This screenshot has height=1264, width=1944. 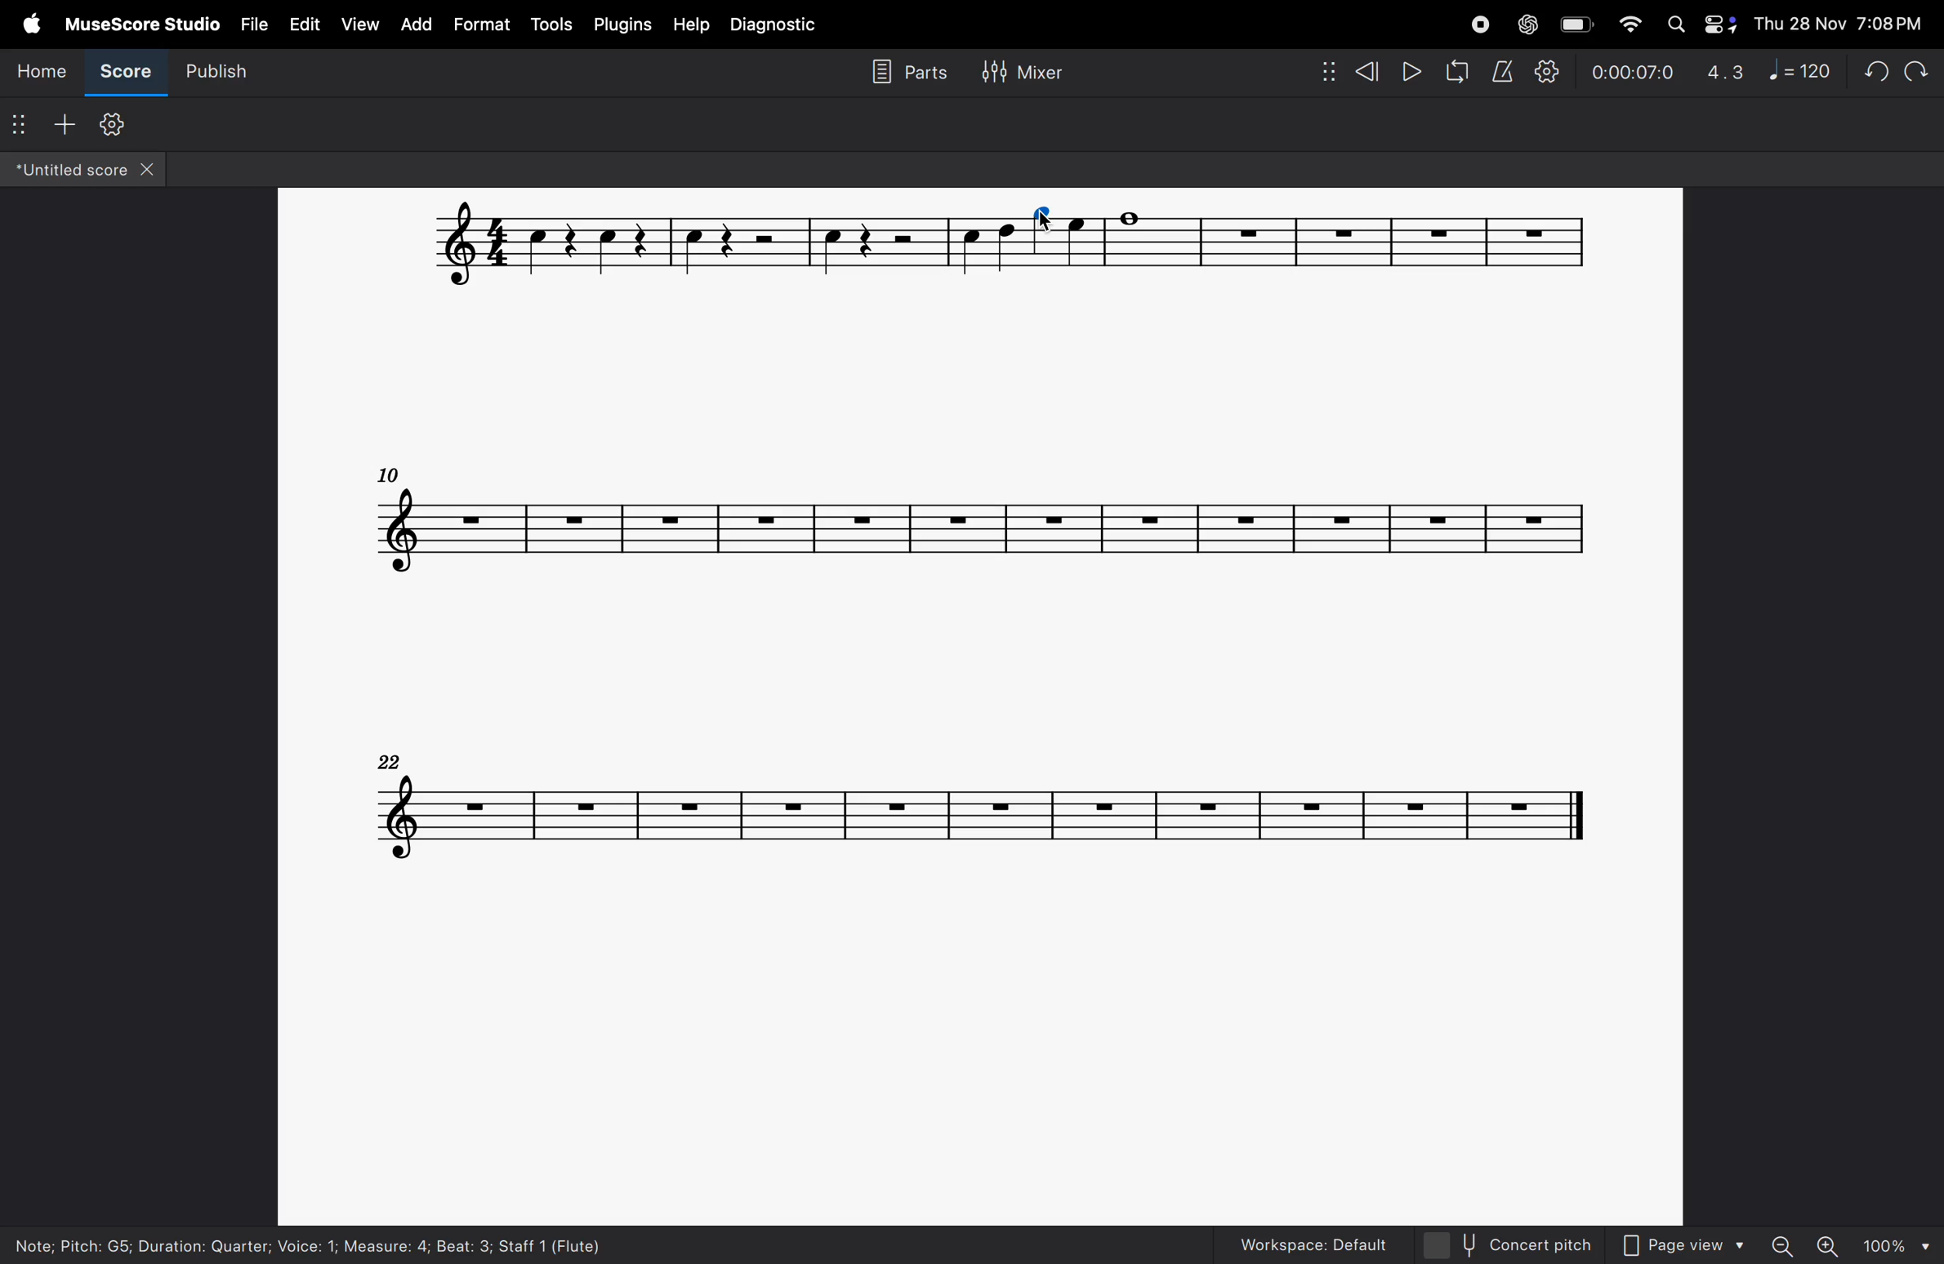 I want to click on setting, so click(x=1546, y=69).